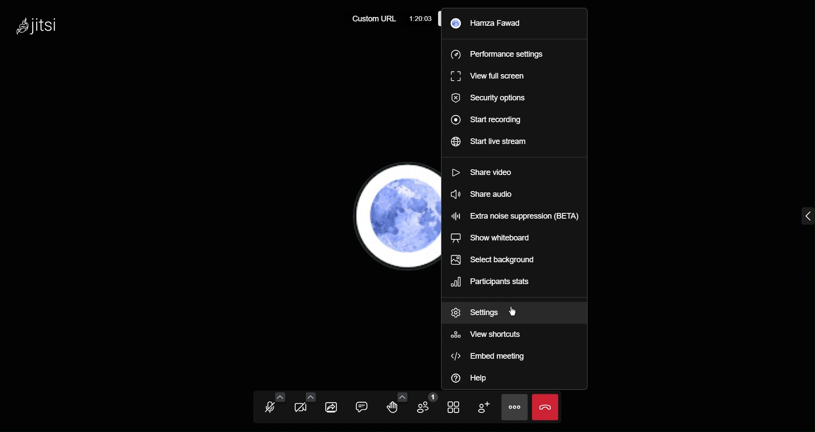  I want to click on Start live stream, so click(494, 141).